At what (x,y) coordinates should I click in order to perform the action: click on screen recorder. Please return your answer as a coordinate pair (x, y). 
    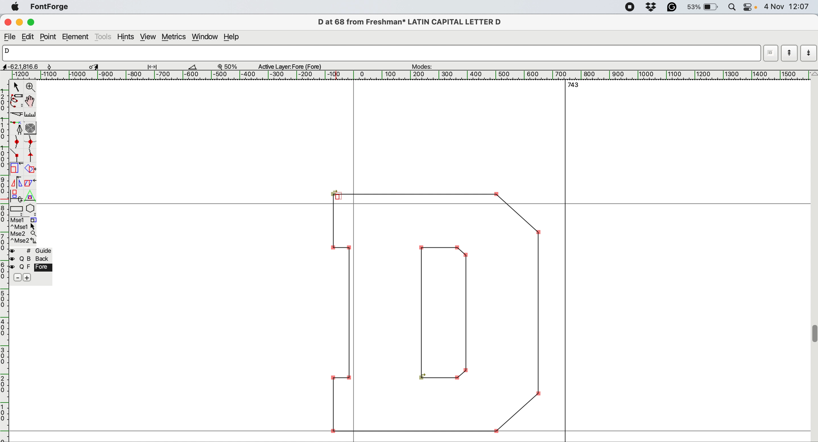
    Looking at the image, I should click on (631, 8).